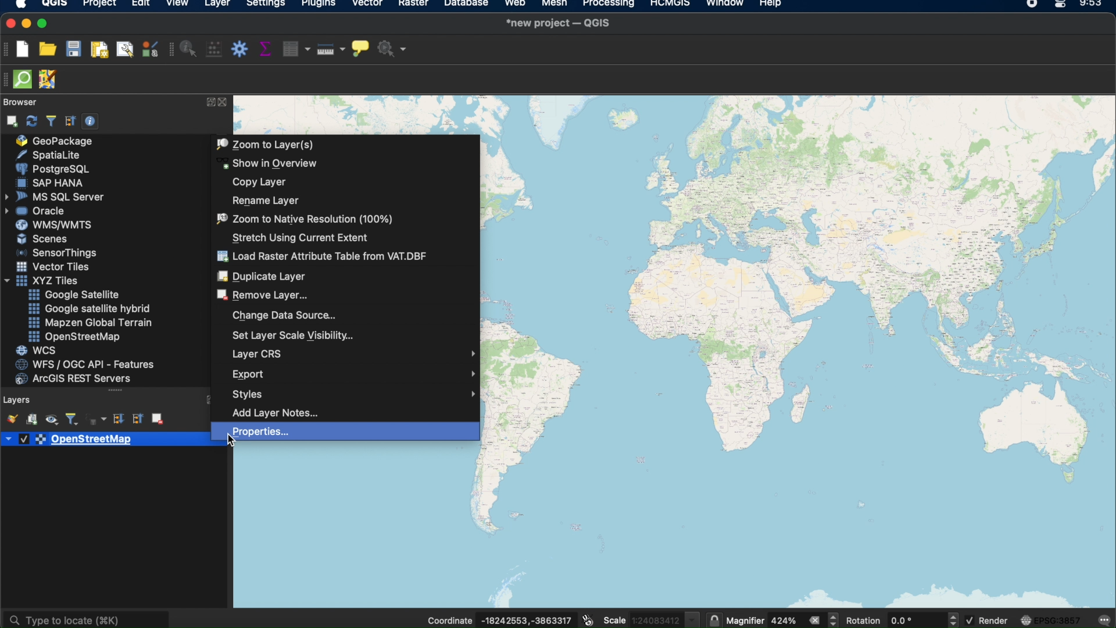 This screenshot has width=1116, height=628. I want to click on sap hana, so click(53, 183).